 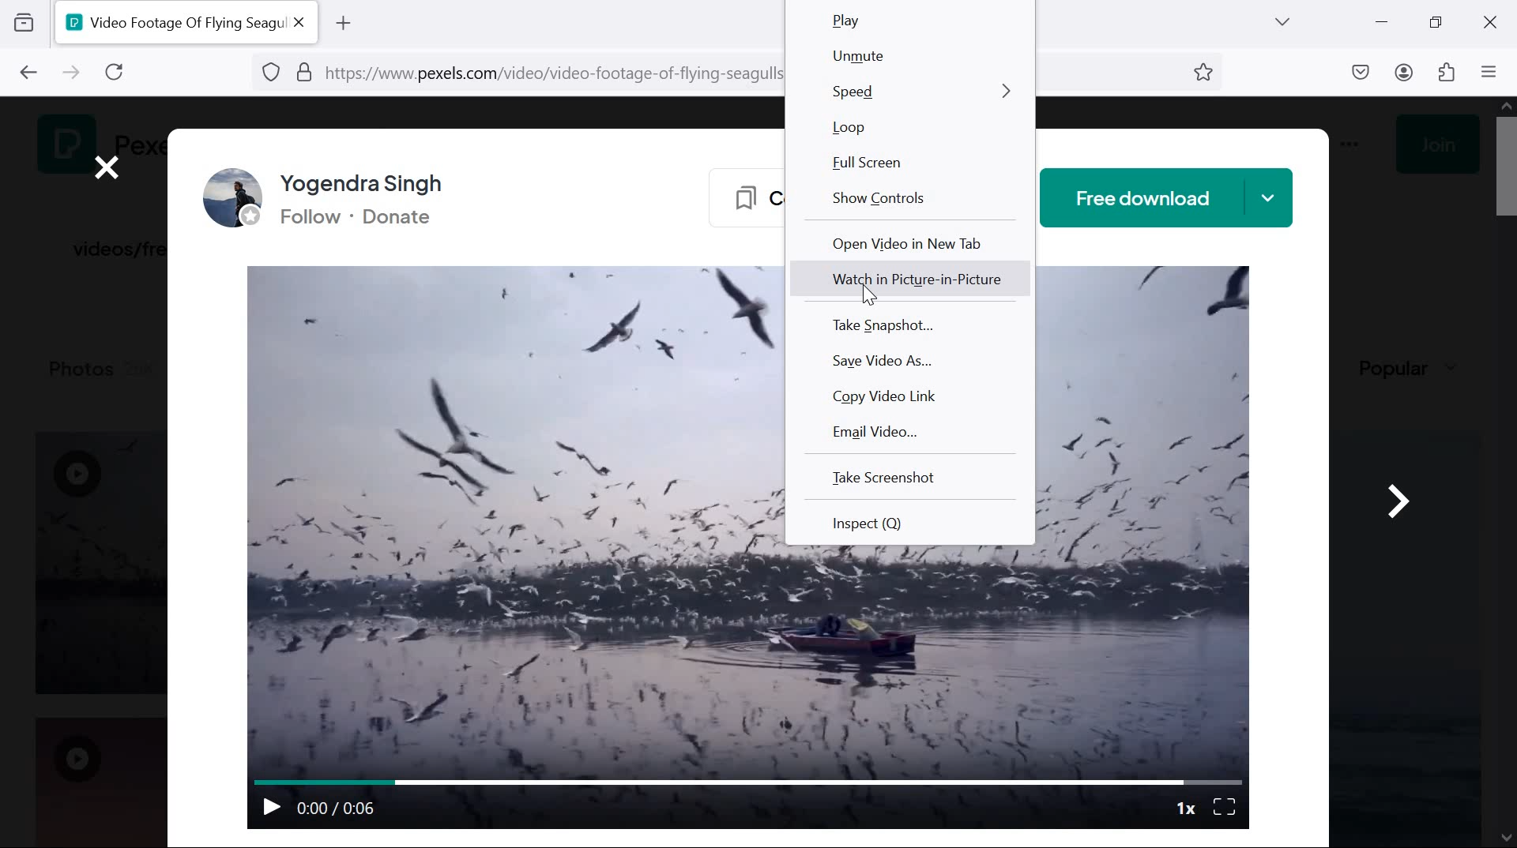 What do you see at coordinates (894, 360) in the screenshot?
I see `save video as` at bounding box center [894, 360].